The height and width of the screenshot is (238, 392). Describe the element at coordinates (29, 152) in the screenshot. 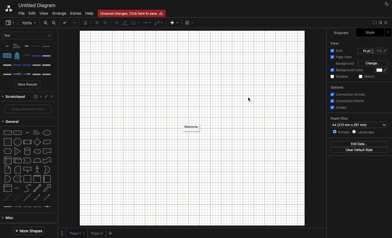

I see `type of arrow` at that location.